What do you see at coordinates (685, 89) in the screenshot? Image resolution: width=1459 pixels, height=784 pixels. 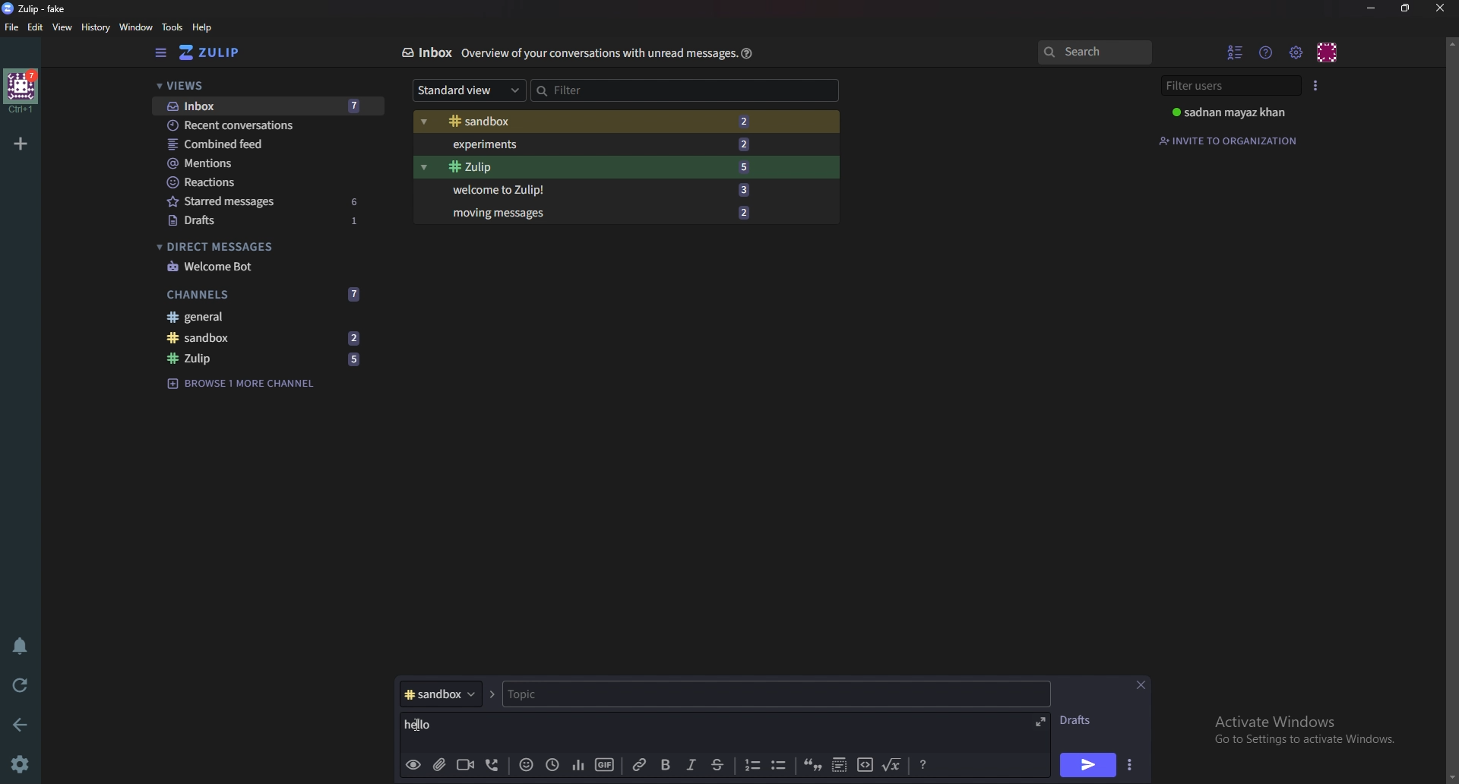 I see `Filter` at bounding box center [685, 89].